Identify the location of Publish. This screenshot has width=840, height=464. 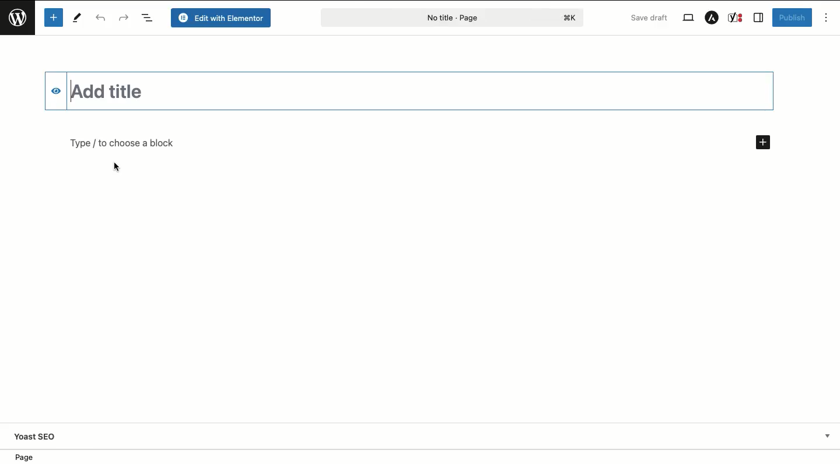
(792, 17).